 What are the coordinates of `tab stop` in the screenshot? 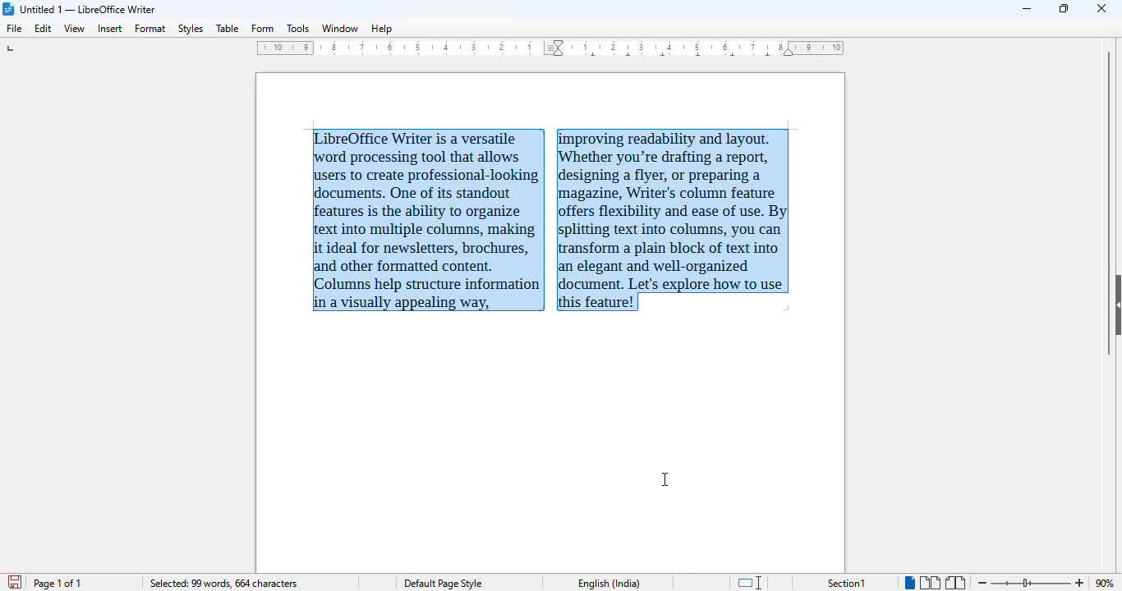 It's located at (12, 48).